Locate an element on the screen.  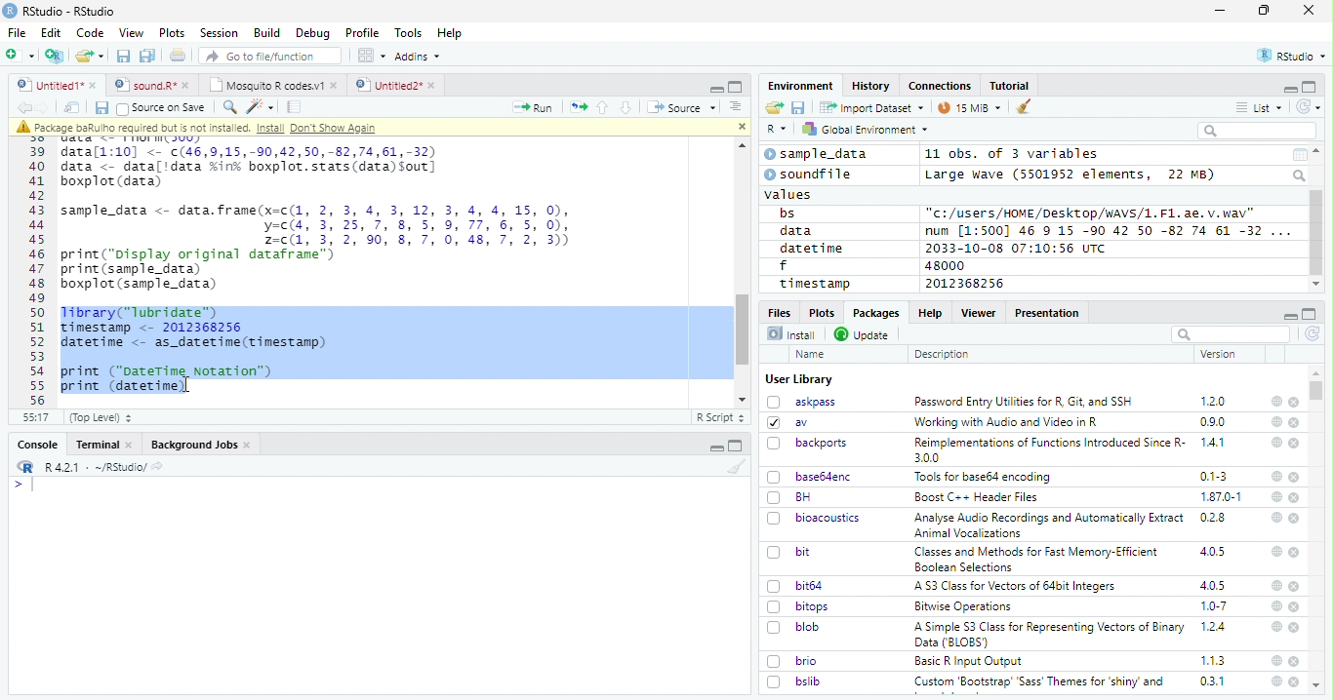
bit64 is located at coordinates (795, 586).